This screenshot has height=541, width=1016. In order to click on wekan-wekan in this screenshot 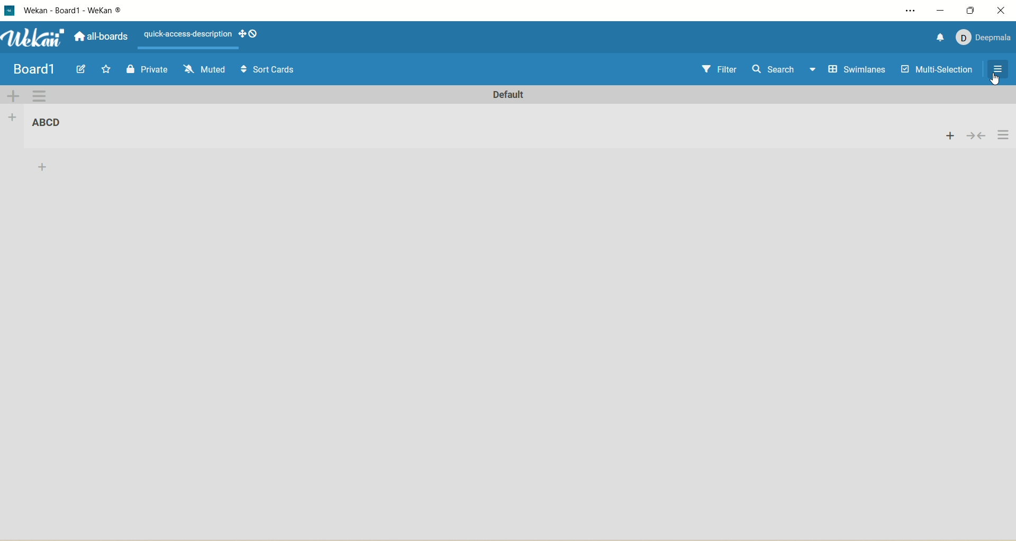, I will do `click(72, 11)`.